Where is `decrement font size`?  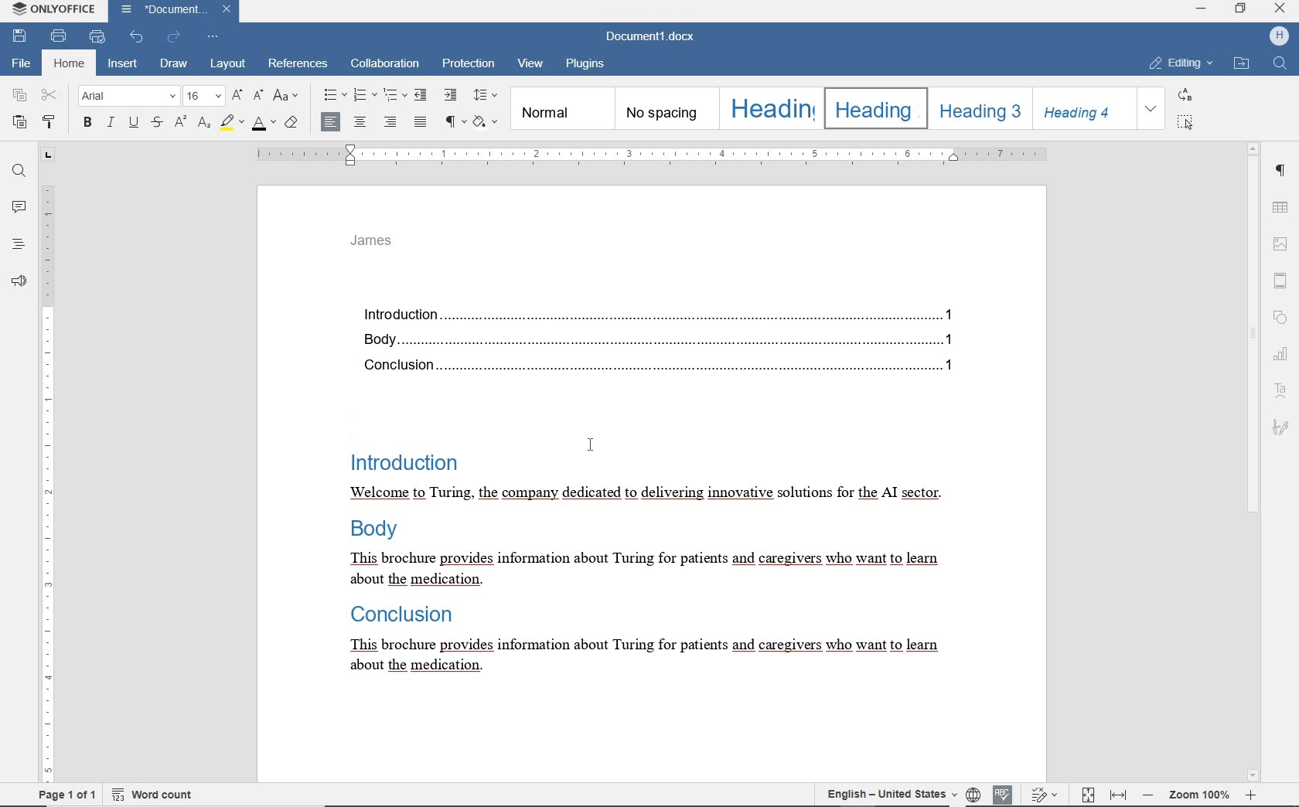 decrement font size is located at coordinates (258, 94).